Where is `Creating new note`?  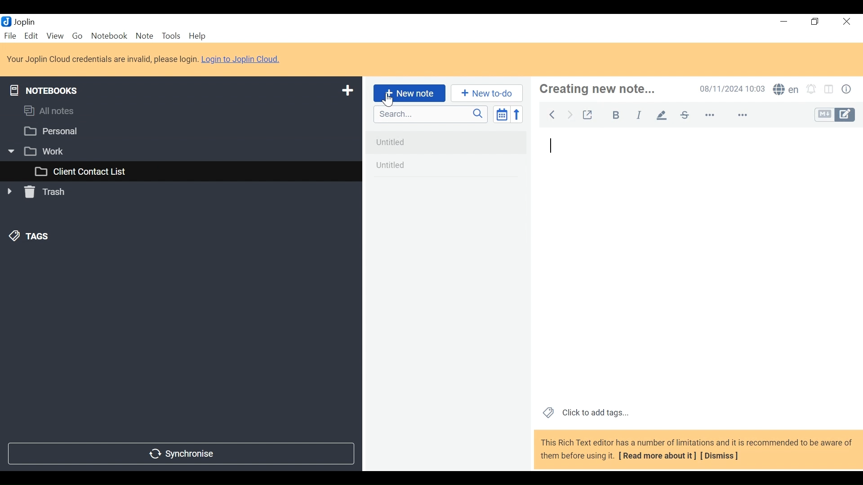 Creating new note is located at coordinates (606, 89).